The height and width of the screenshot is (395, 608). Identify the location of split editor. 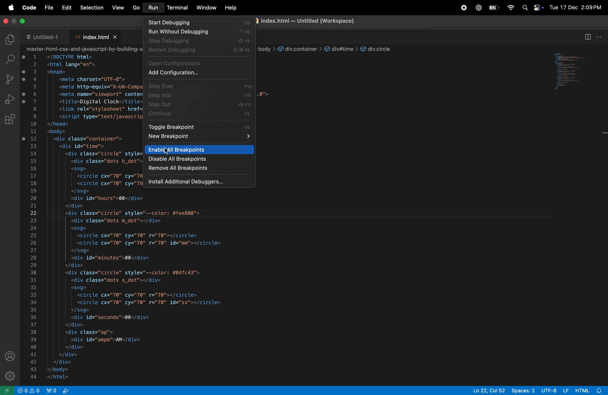
(588, 36).